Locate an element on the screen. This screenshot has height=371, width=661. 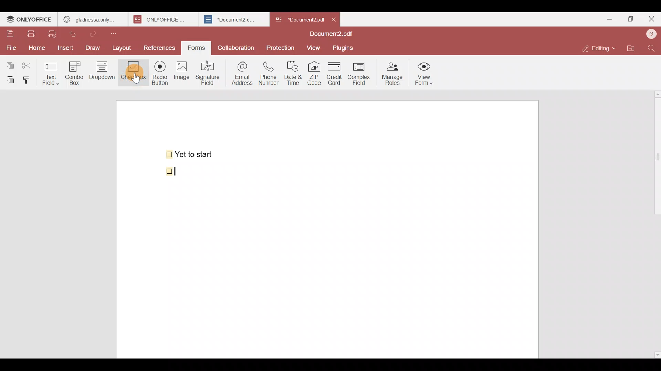
Paste is located at coordinates (9, 79).